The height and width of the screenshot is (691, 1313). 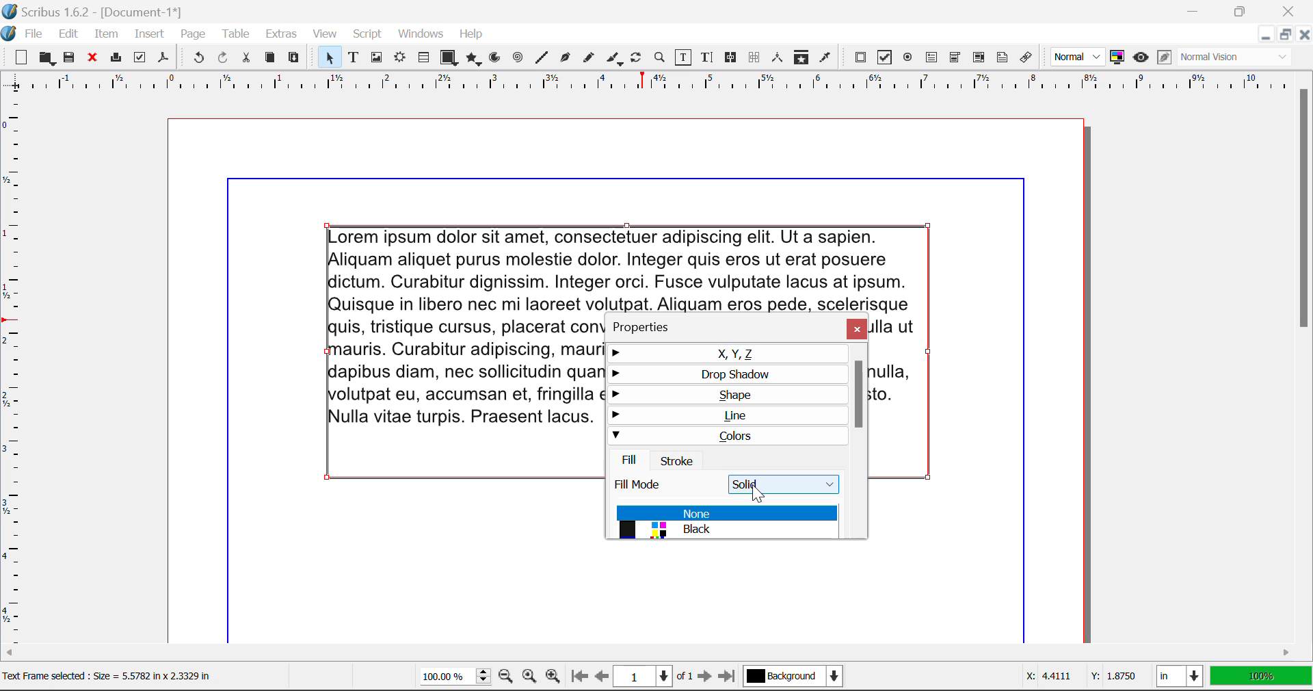 I want to click on Zoom In, so click(x=553, y=678).